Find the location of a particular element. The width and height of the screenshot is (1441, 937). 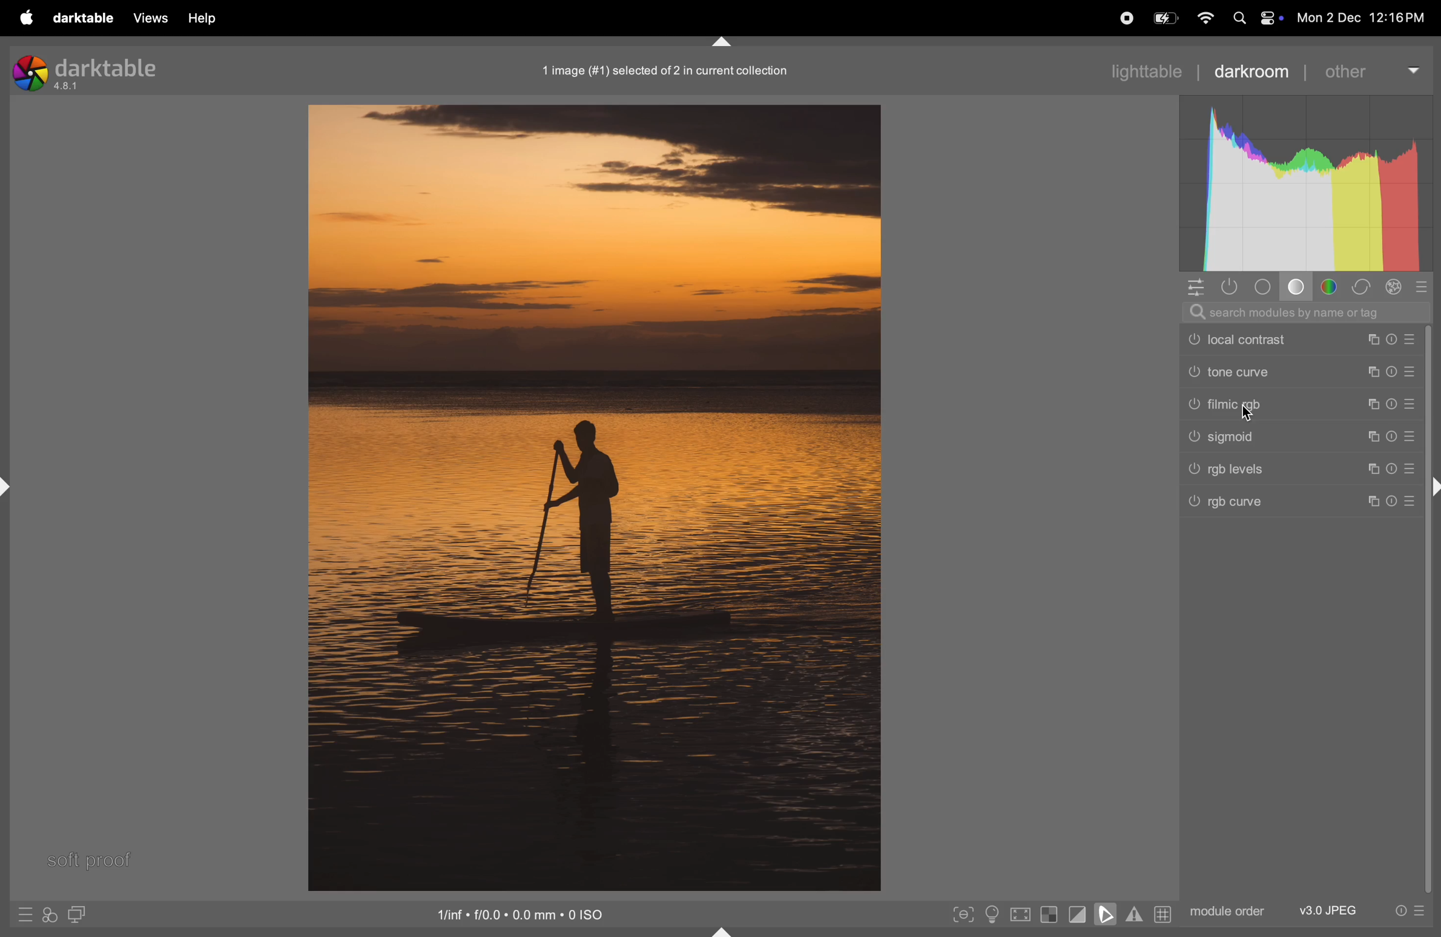

other is located at coordinates (1370, 70).